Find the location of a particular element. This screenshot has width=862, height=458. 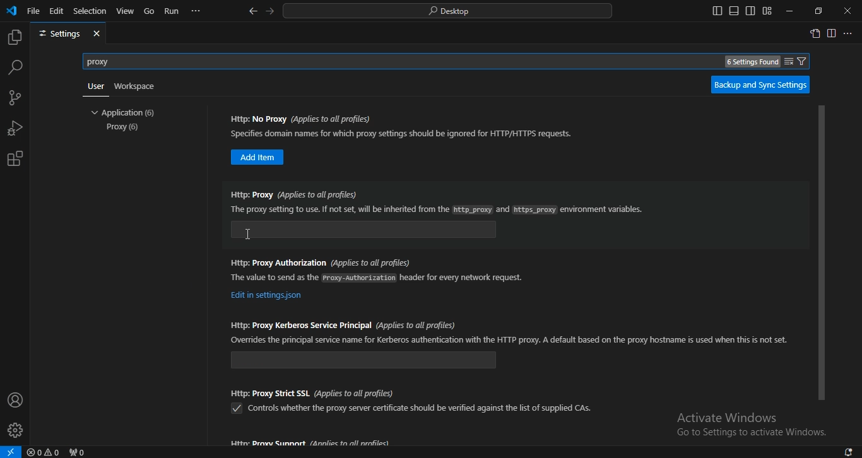

clear search settings is located at coordinates (788, 60).